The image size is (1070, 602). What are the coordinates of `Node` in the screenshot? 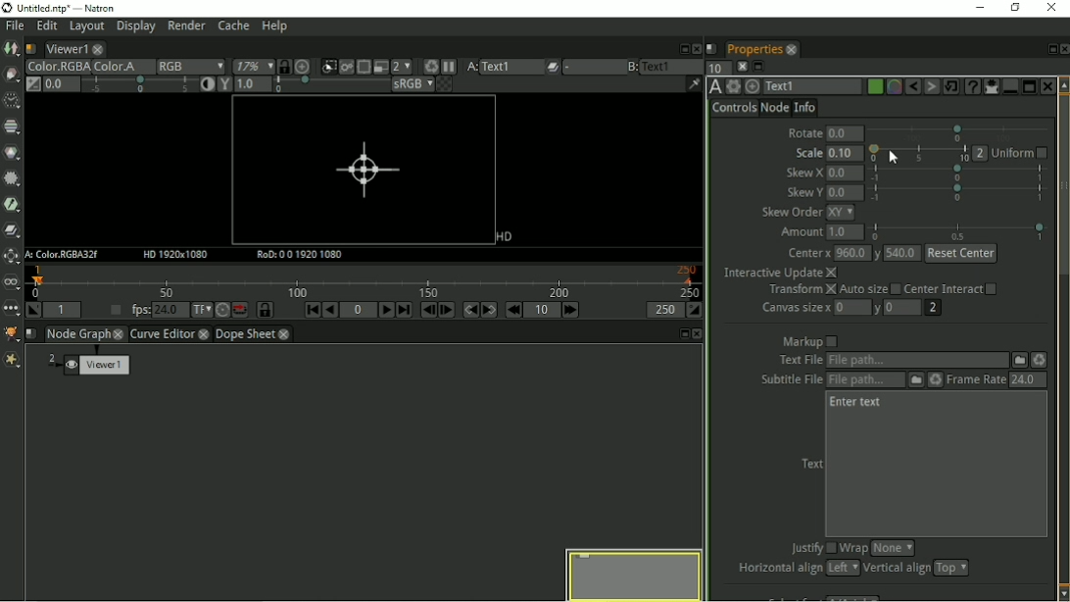 It's located at (775, 109).